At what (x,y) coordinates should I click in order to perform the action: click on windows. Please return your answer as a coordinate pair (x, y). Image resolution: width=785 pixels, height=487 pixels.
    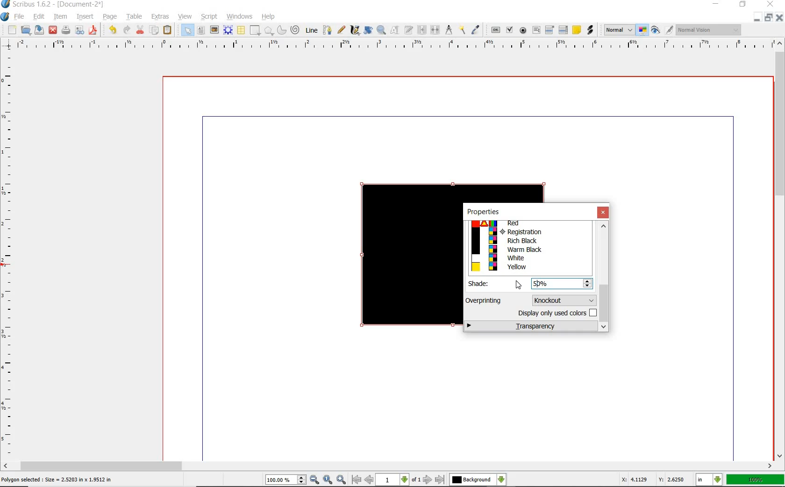
    Looking at the image, I should click on (238, 16).